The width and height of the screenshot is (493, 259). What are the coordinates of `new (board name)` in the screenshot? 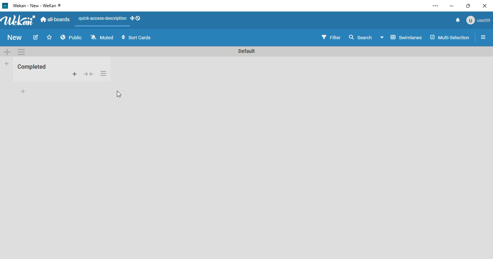 It's located at (15, 37).